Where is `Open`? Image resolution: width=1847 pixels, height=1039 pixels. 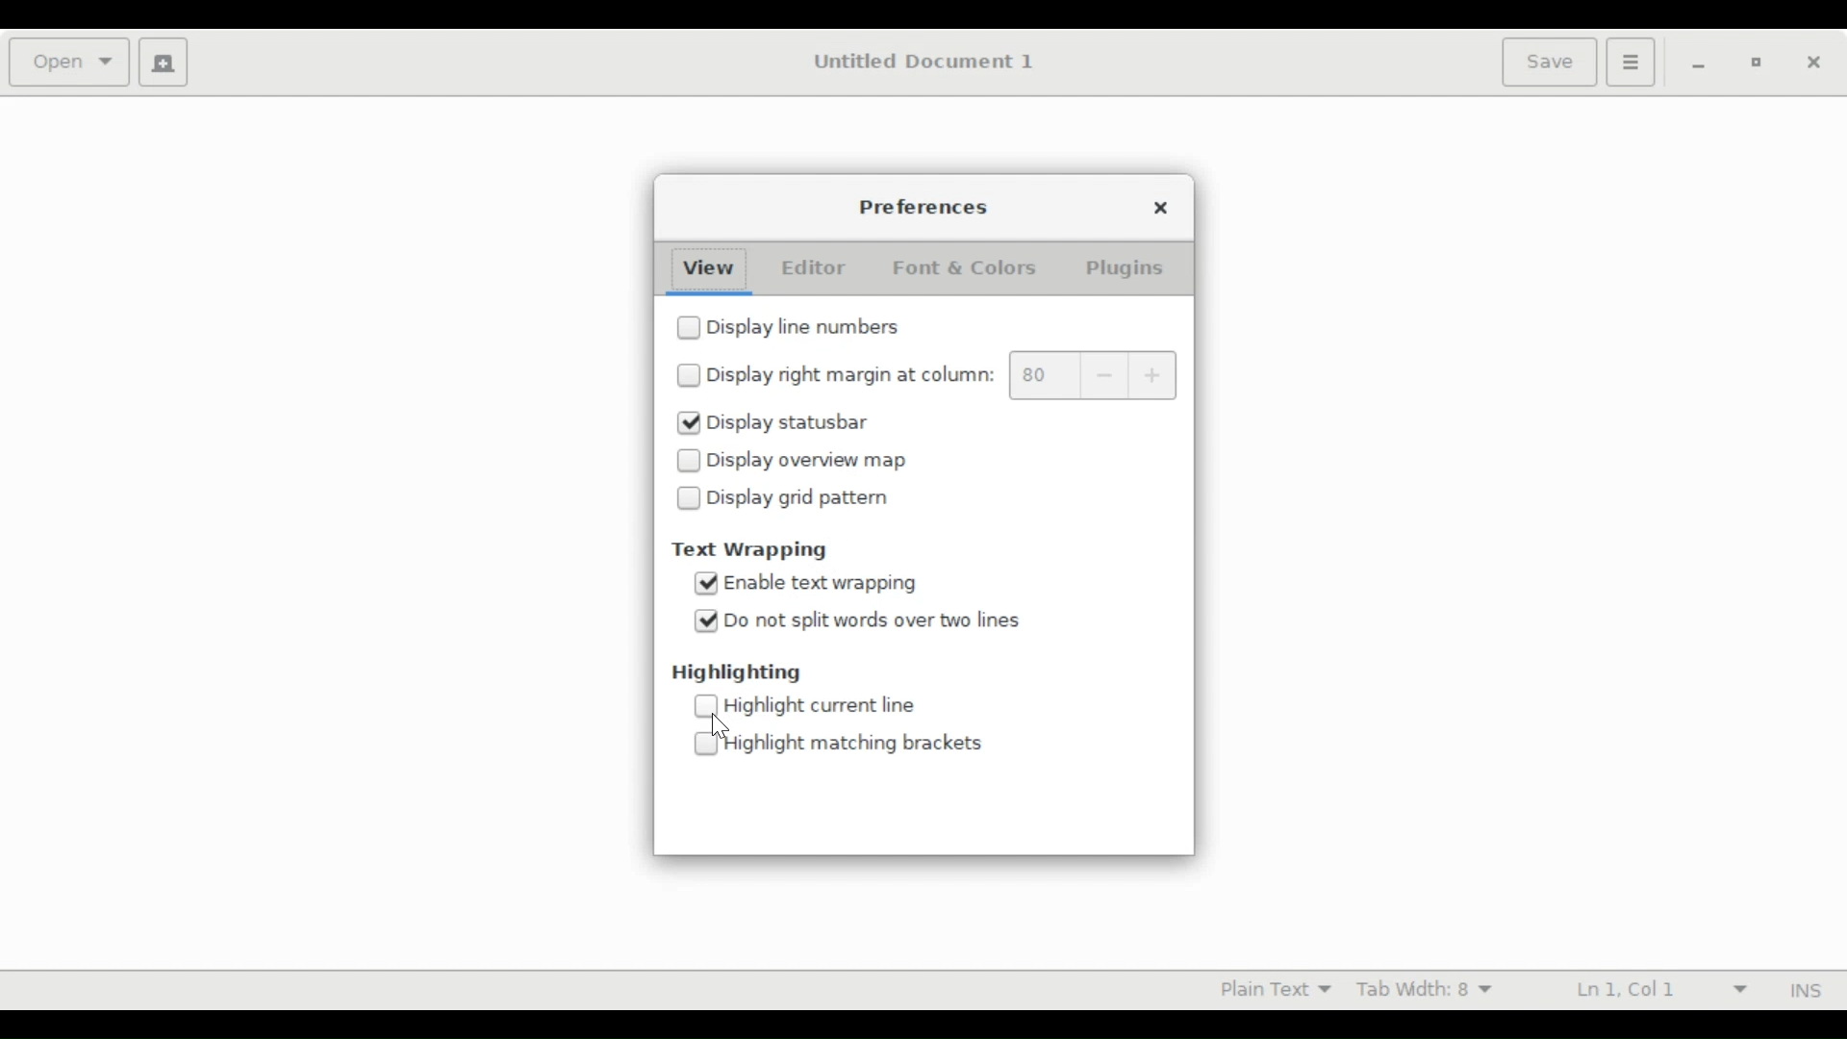 Open is located at coordinates (65, 61).